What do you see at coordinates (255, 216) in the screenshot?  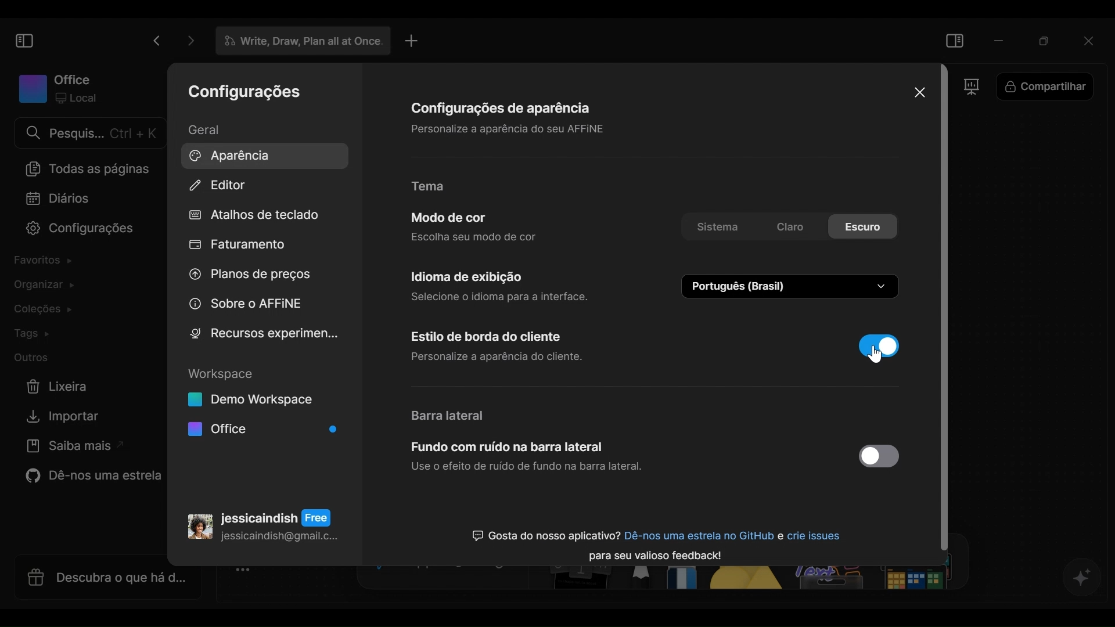 I see `Keyboard shortcuts` at bounding box center [255, 216].